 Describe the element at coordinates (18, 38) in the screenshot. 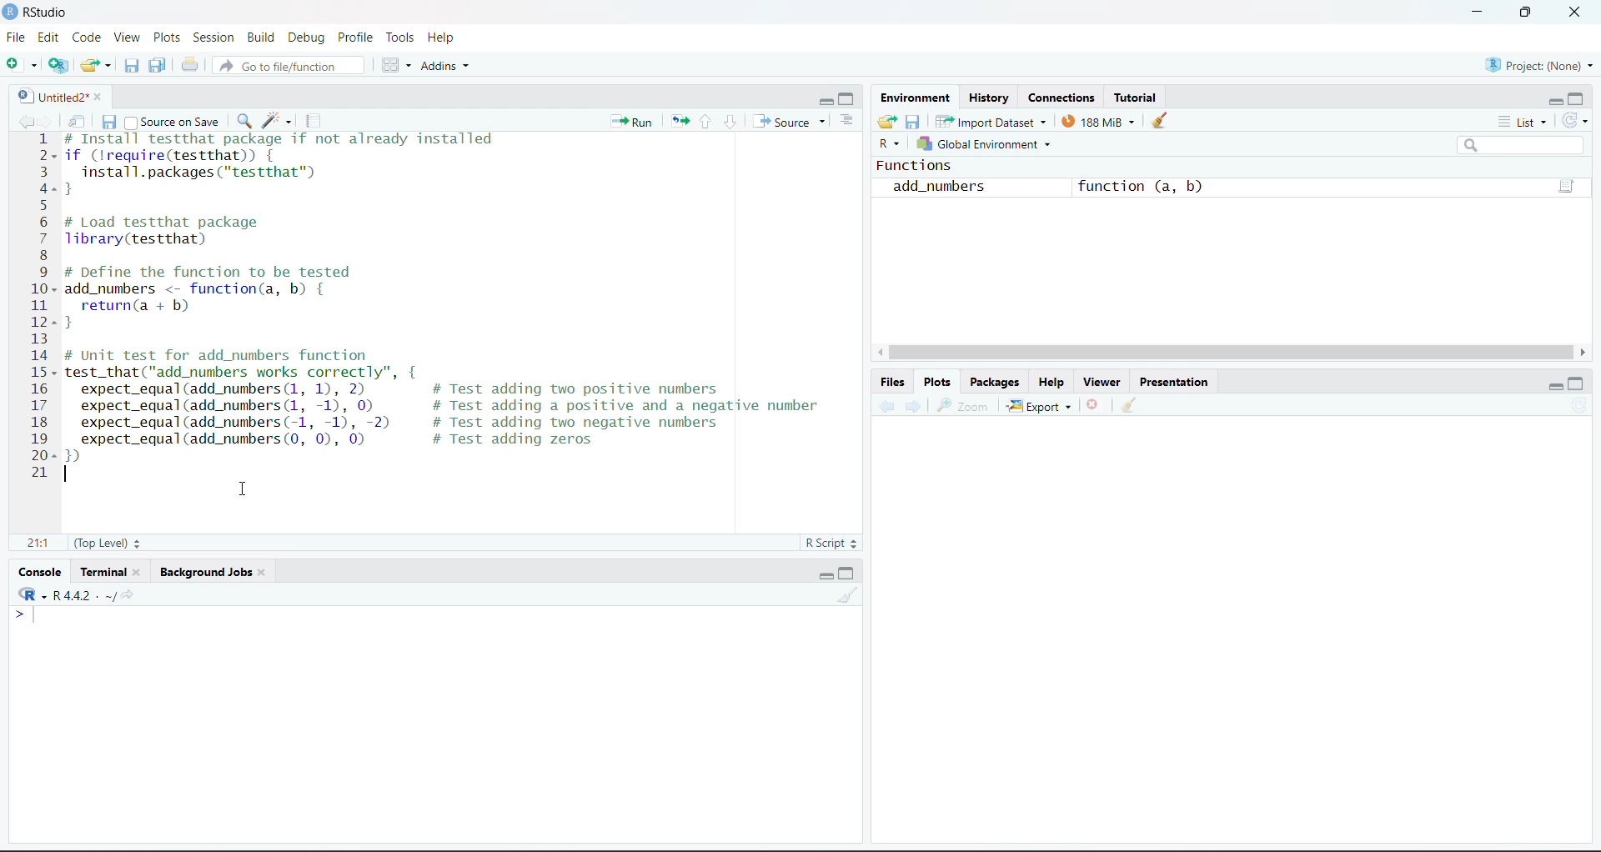

I see `File` at that location.